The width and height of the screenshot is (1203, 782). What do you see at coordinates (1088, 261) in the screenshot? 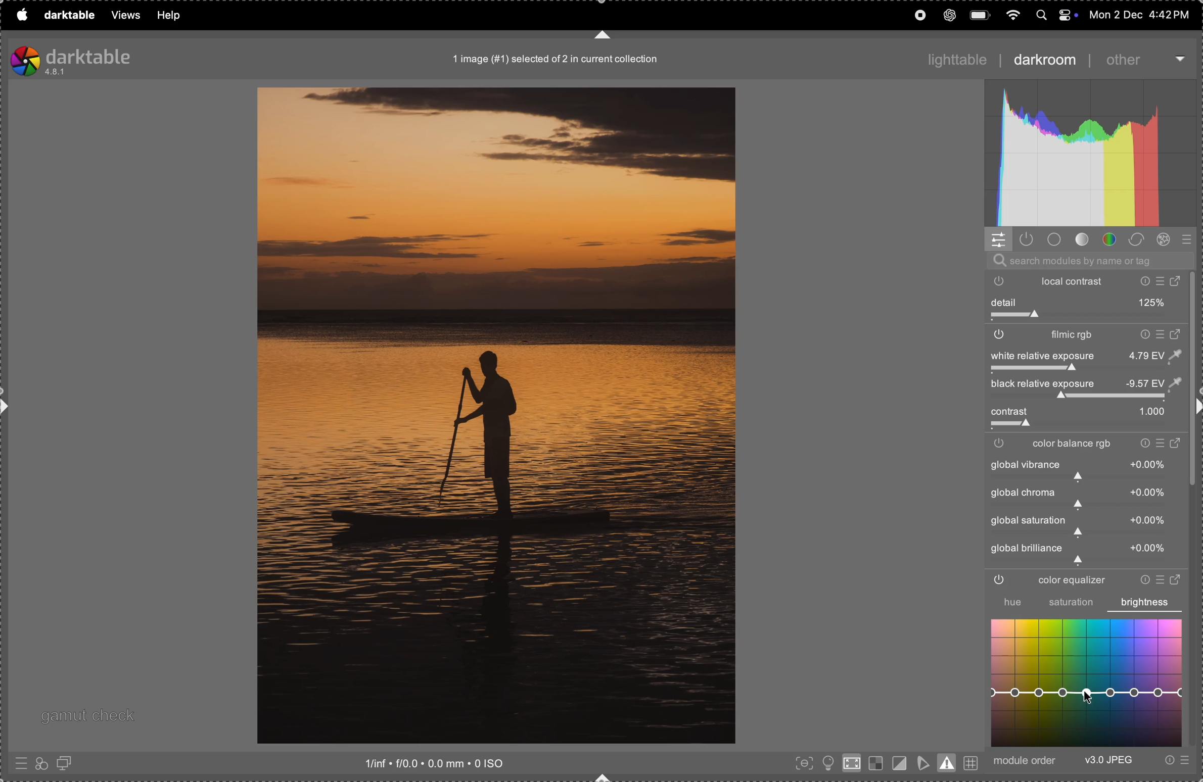
I see `searchbar` at bounding box center [1088, 261].